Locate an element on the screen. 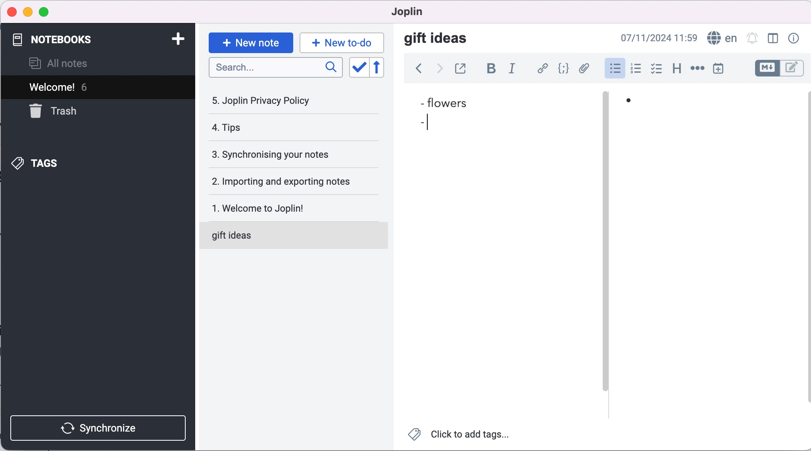 The height and width of the screenshot is (451, 811). hyperlink is located at coordinates (542, 68).